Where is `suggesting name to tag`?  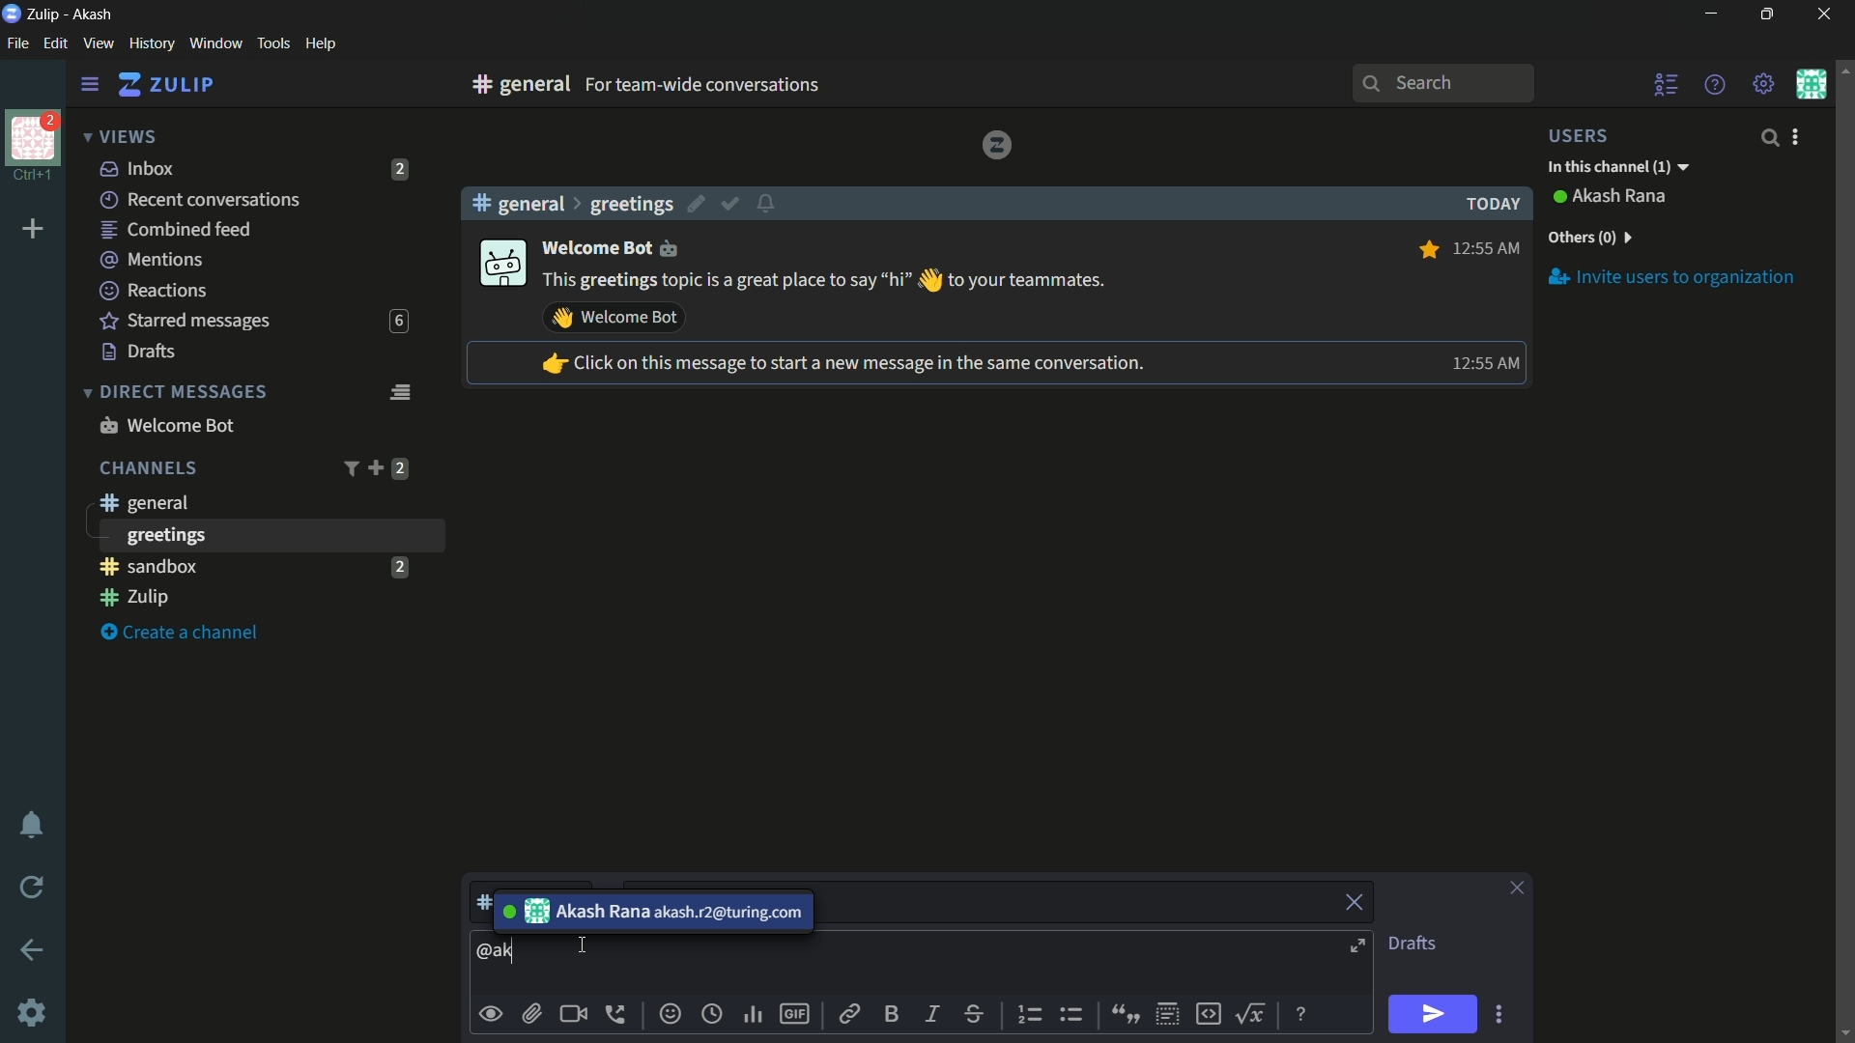
suggesting name to tag is located at coordinates (651, 911).